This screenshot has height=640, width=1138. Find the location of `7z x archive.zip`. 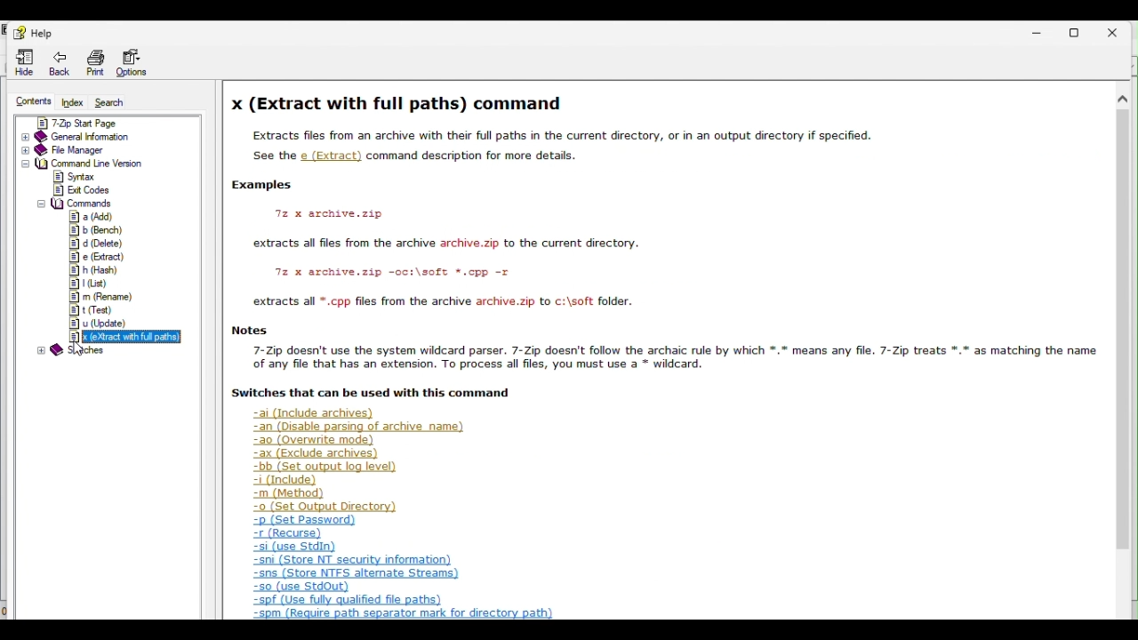

7z x archive.zip is located at coordinates (338, 214).